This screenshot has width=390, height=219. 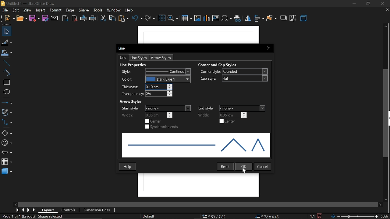 I want to click on Current window, so click(x=123, y=48).